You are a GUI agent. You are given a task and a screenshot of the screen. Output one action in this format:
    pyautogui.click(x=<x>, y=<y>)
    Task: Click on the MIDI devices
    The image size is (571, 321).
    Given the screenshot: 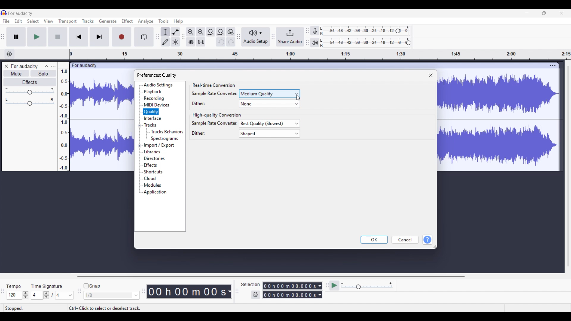 What is the action you would take?
    pyautogui.click(x=156, y=105)
    